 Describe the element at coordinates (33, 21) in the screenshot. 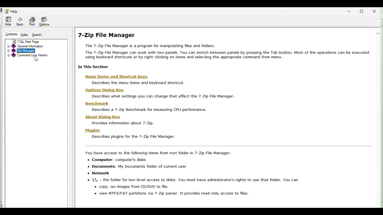

I see `Print ` at that location.